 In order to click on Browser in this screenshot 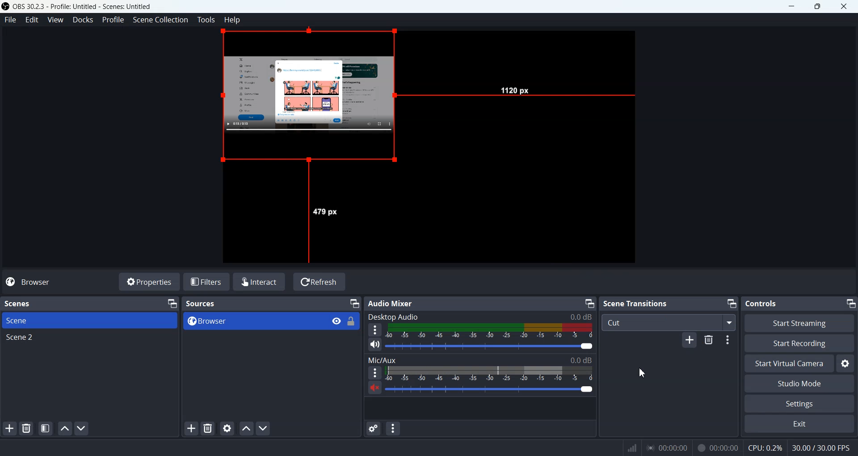, I will do `click(36, 283)`.